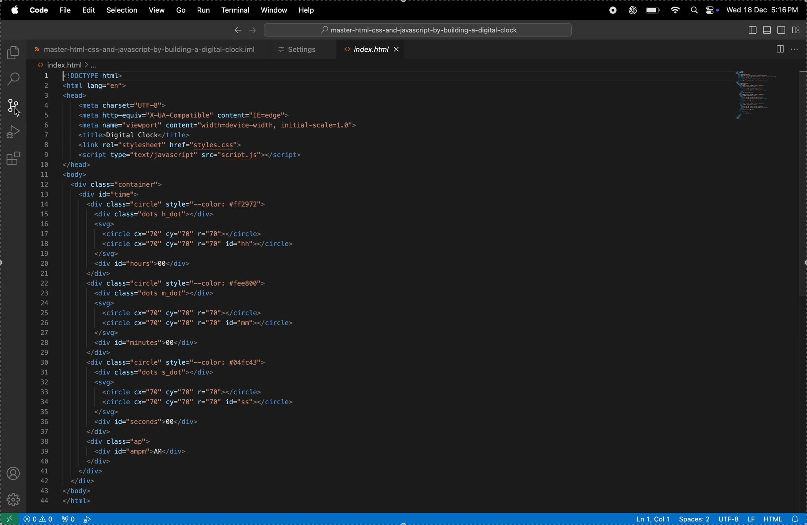 This screenshot has width=807, height=525. I want to click on view, so click(156, 9).